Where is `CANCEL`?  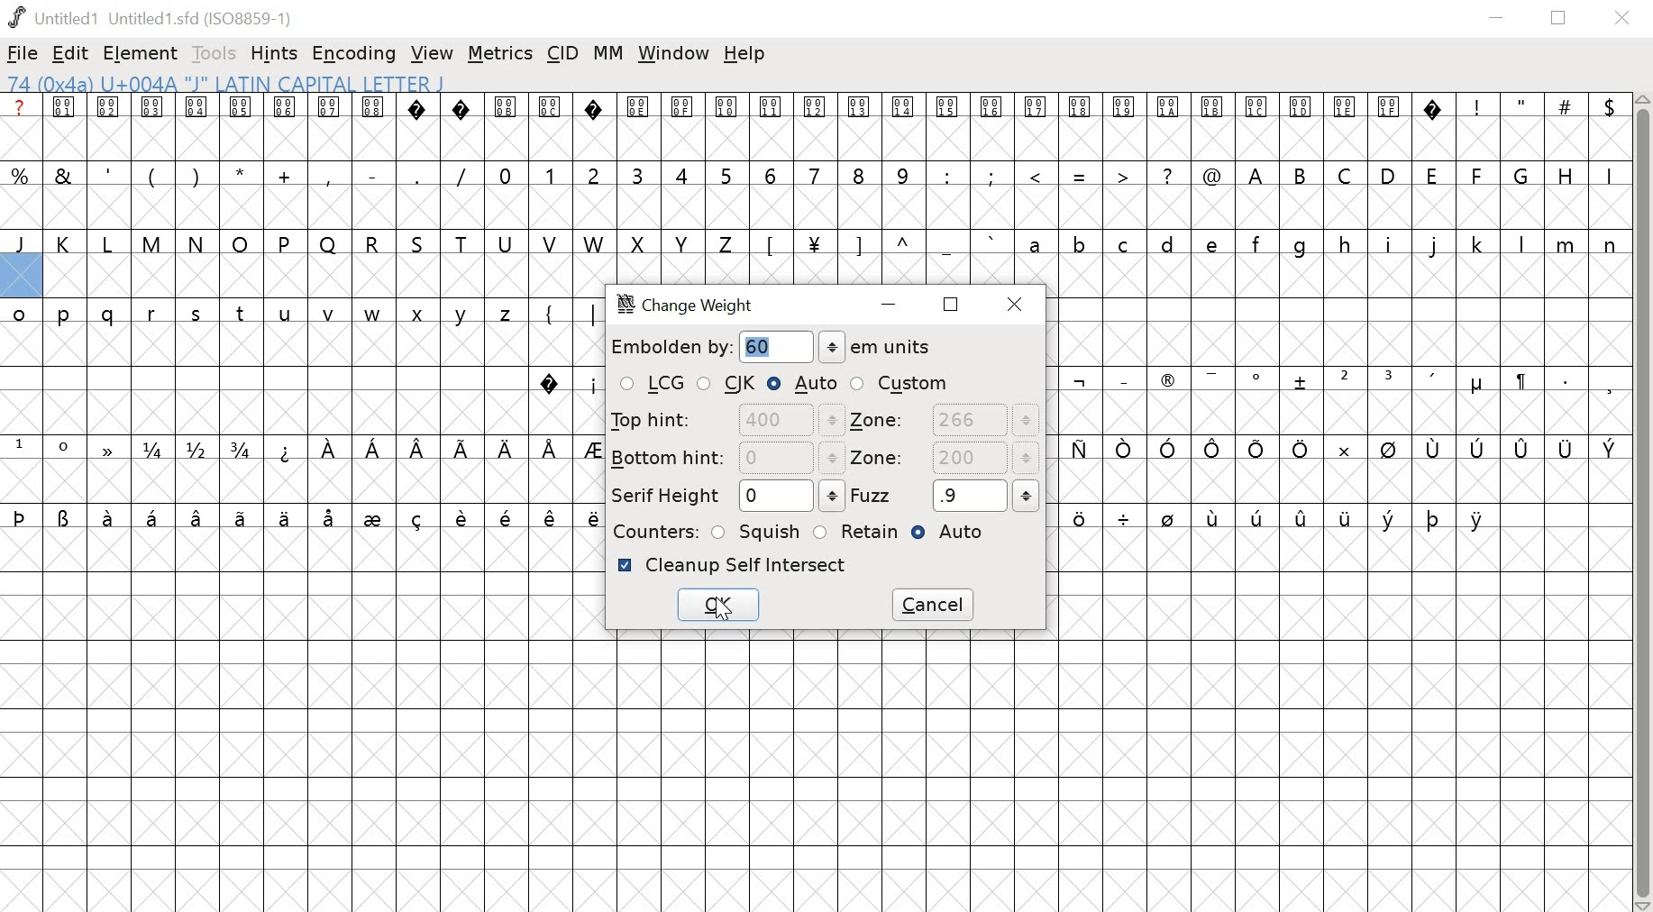 CANCEL is located at coordinates (936, 605).